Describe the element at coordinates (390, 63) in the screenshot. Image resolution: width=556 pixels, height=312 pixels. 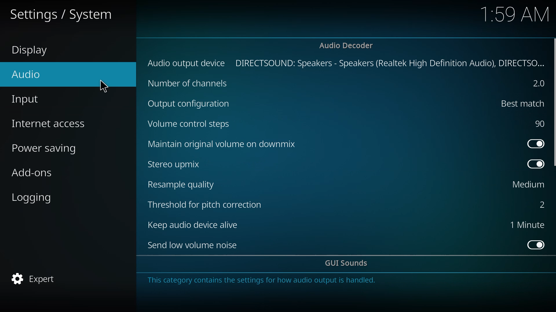
I see `directsound` at that location.